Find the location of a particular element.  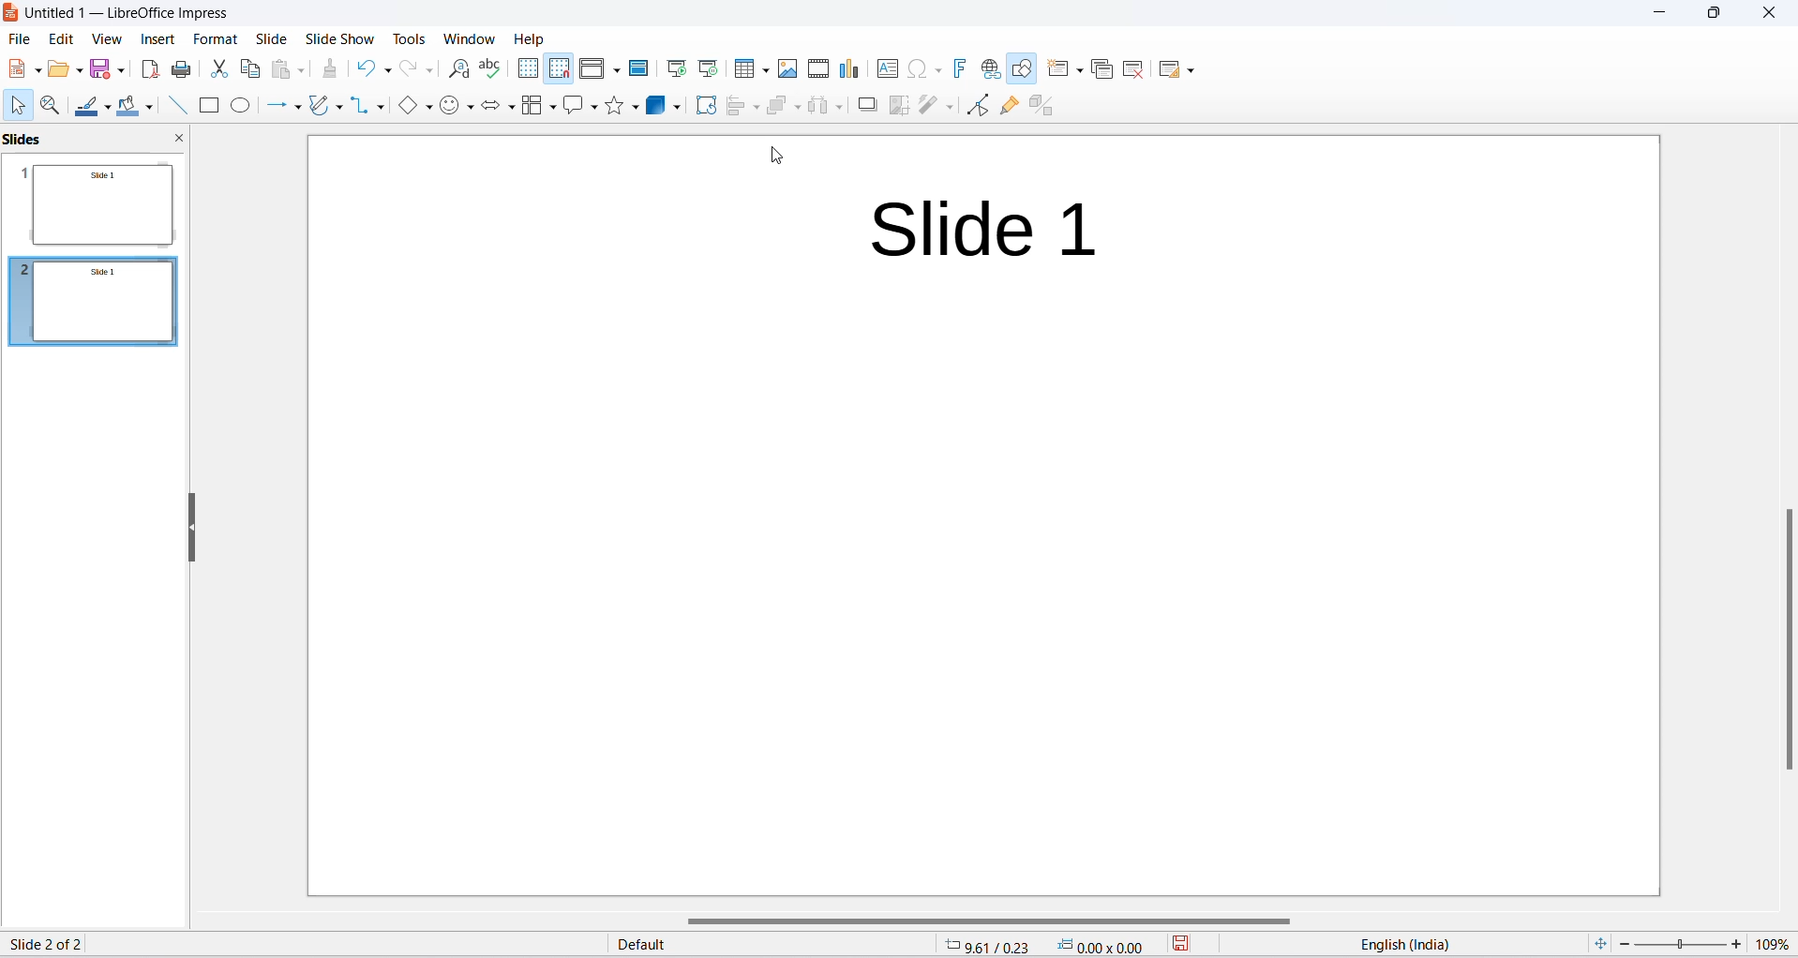

select is located at coordinates (19, 107).